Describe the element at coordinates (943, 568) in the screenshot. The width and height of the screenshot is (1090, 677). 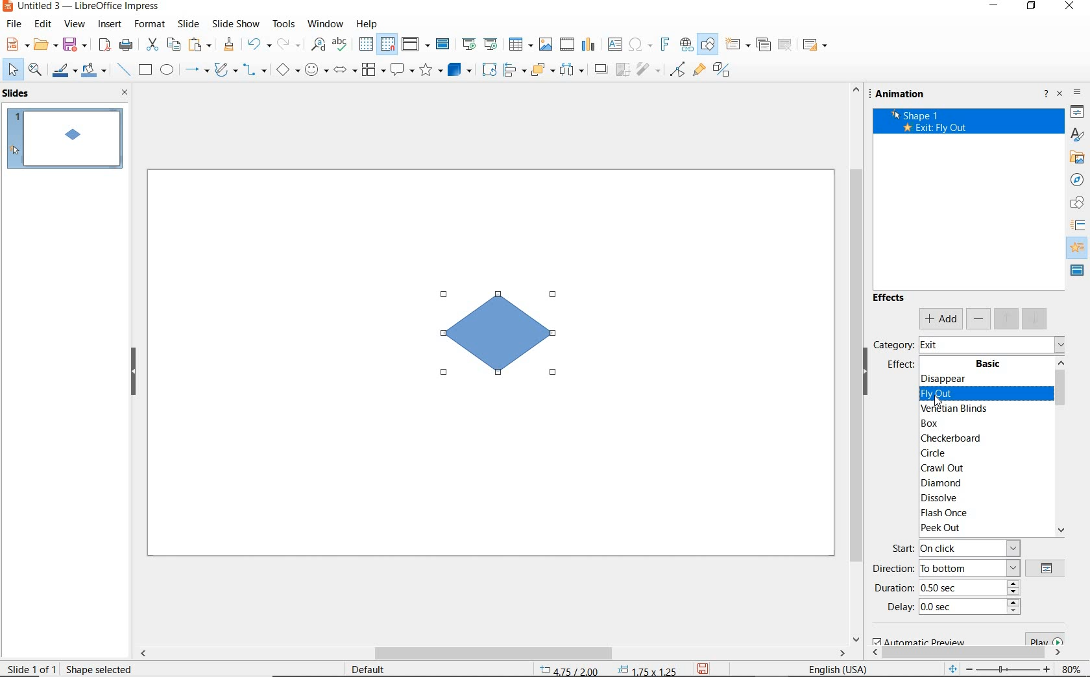
I see `direction` at that location.